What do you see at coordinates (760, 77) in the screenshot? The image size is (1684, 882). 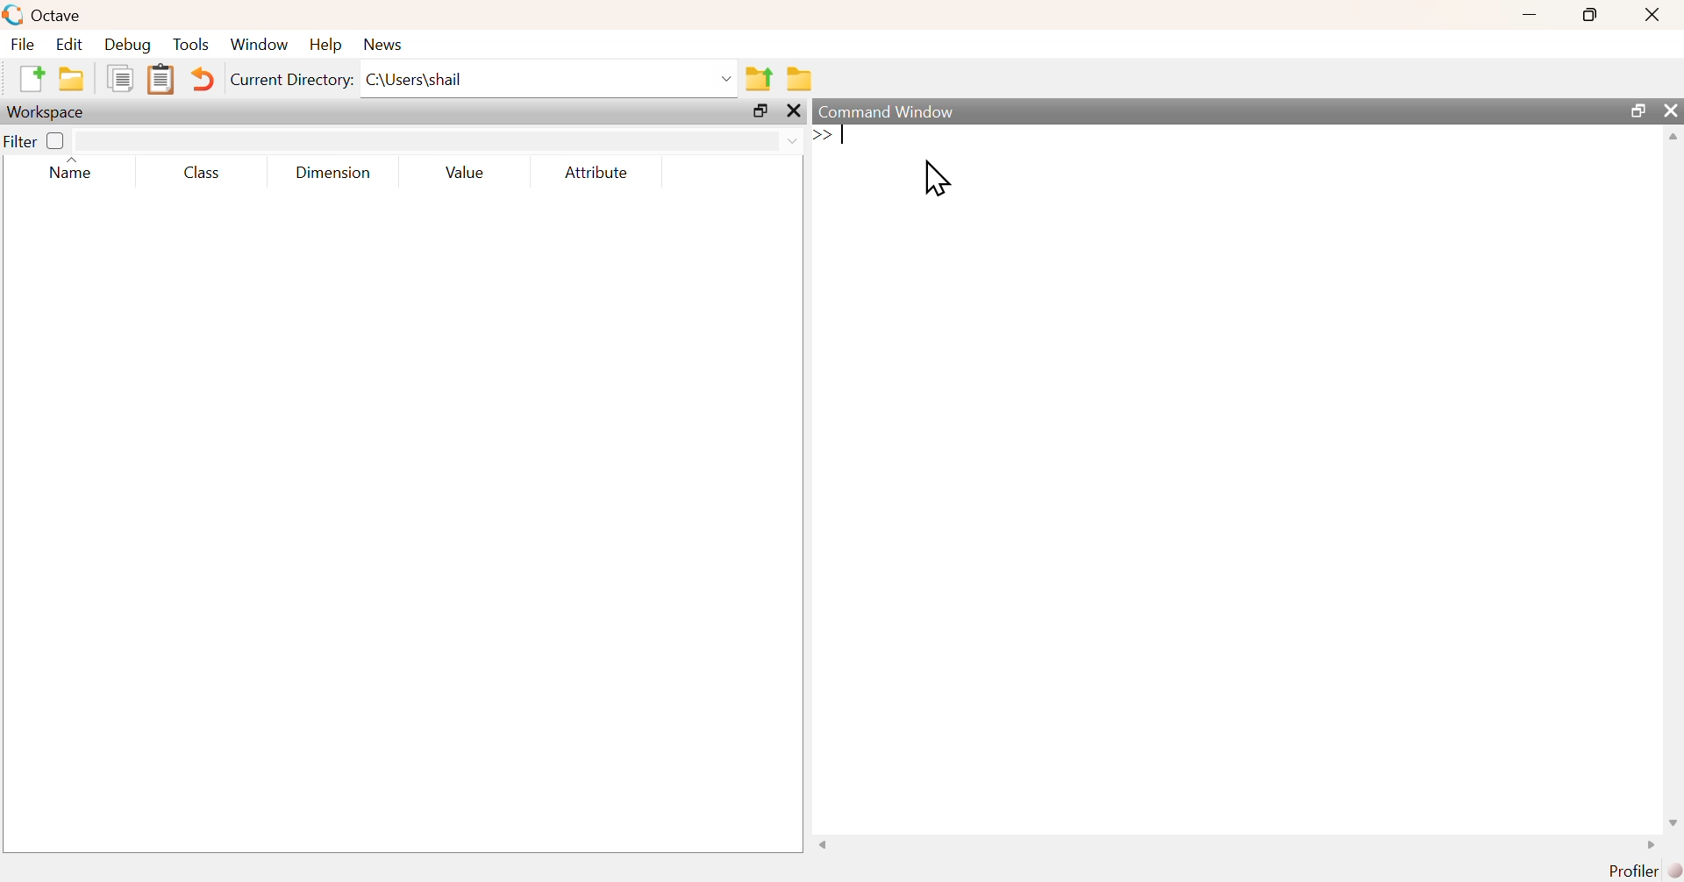 I see `one directory up` at bounding box center [760, 77].